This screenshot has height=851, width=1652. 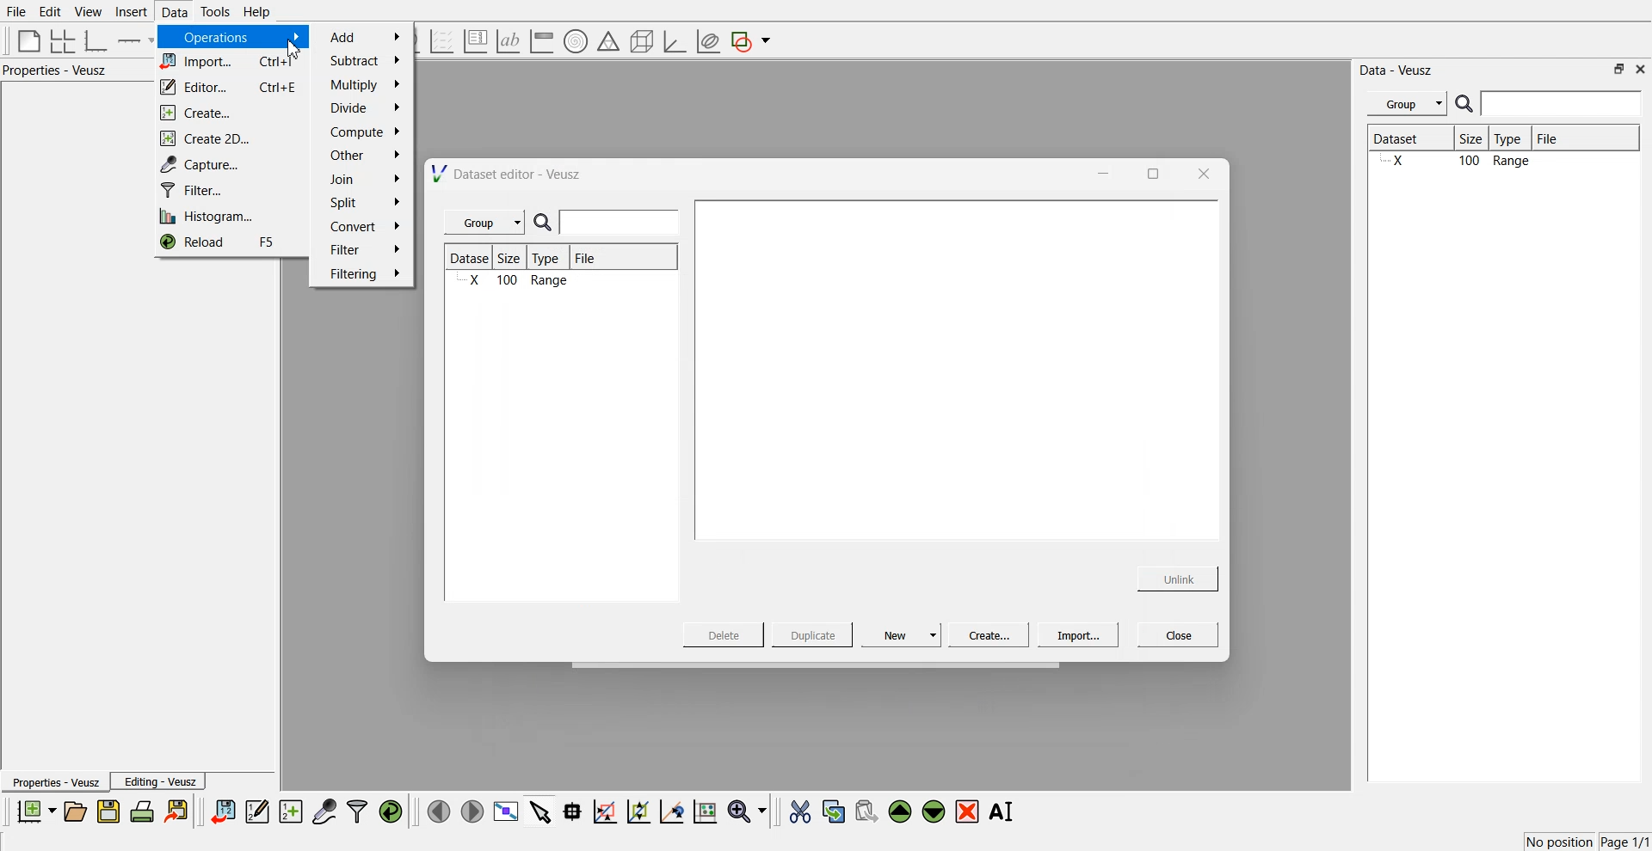 I want to click on Join, so click(x=366, y=181).